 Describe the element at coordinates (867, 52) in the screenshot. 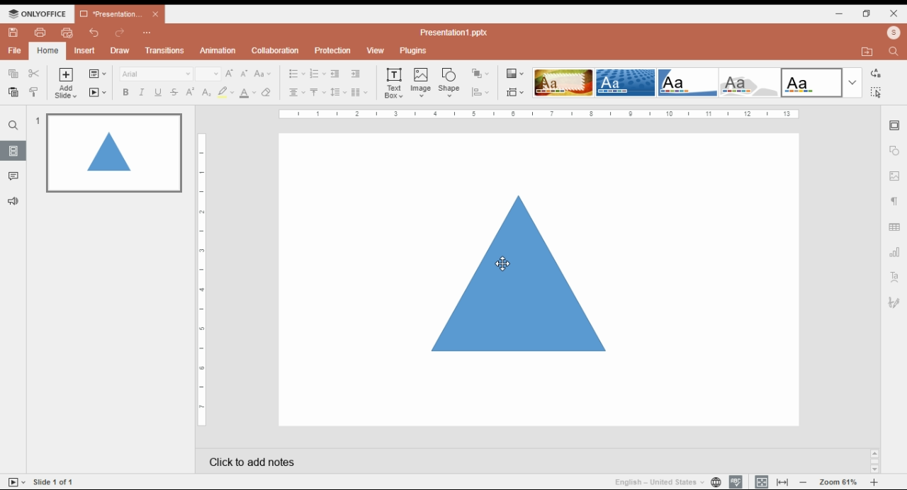

I see `open file location` at that location.